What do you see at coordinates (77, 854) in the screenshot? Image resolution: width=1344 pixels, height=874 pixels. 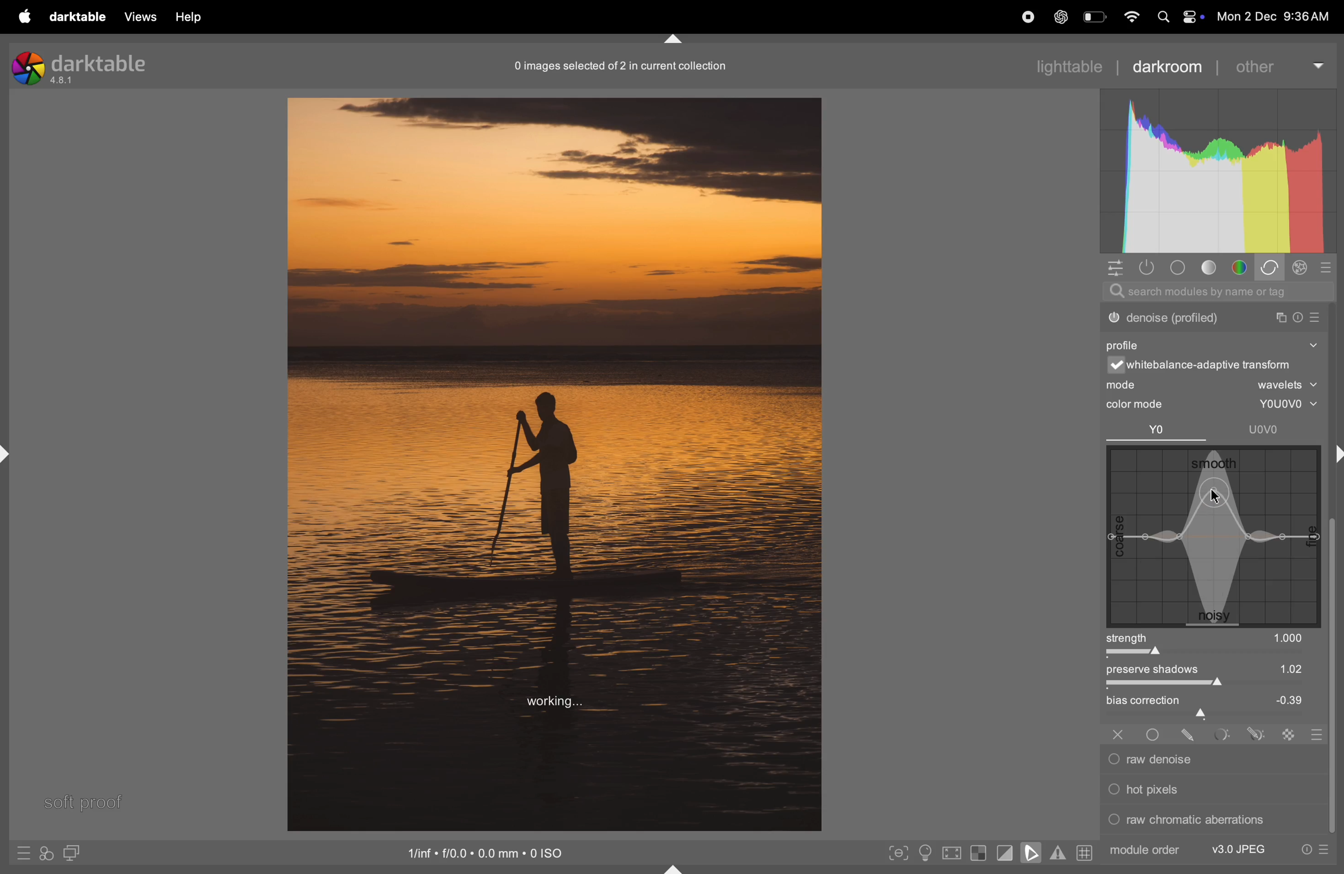 I see `diplay second room image` at bounding box center [77, 854].